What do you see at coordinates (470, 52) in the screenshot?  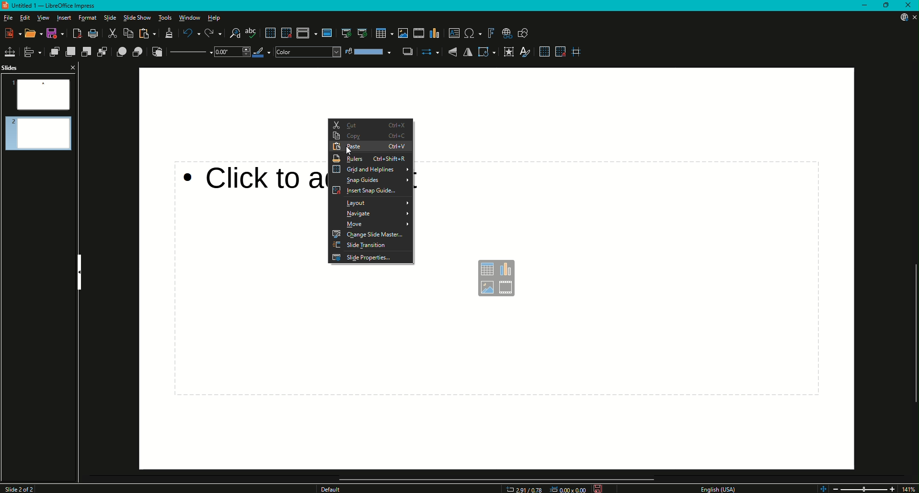 I see `Horizontally` at bounding box center [470, 52].